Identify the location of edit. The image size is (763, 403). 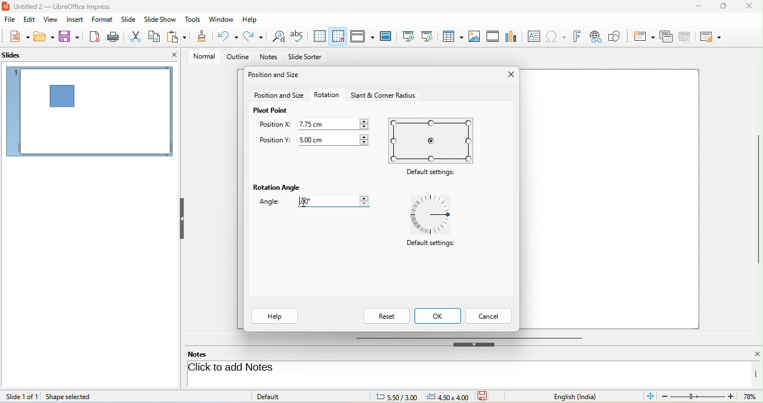
(28, 20).